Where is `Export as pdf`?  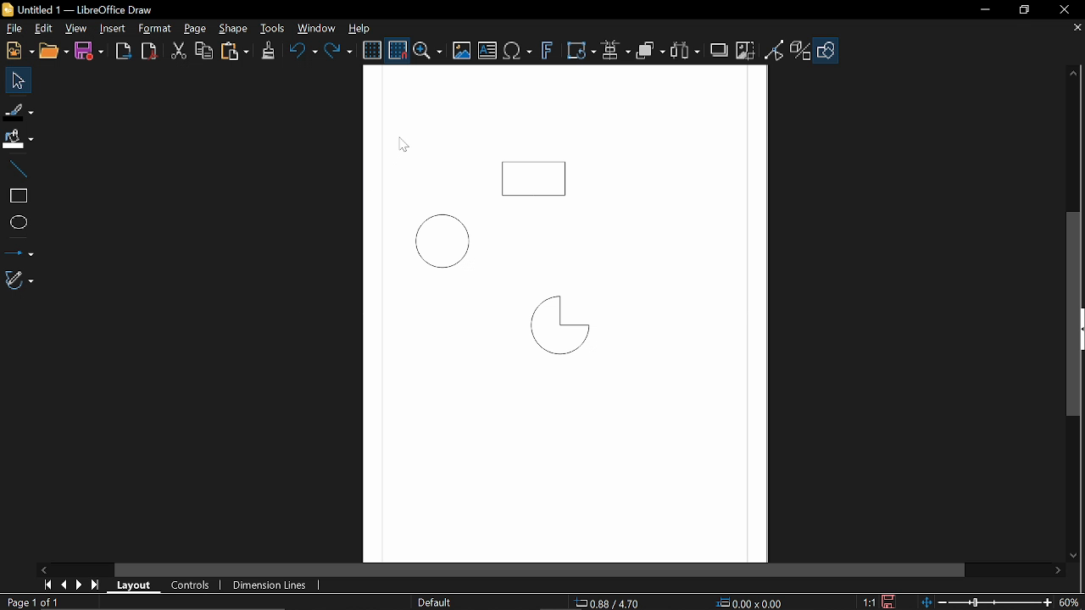
Export as pdf is located at coordinates (148, 52).